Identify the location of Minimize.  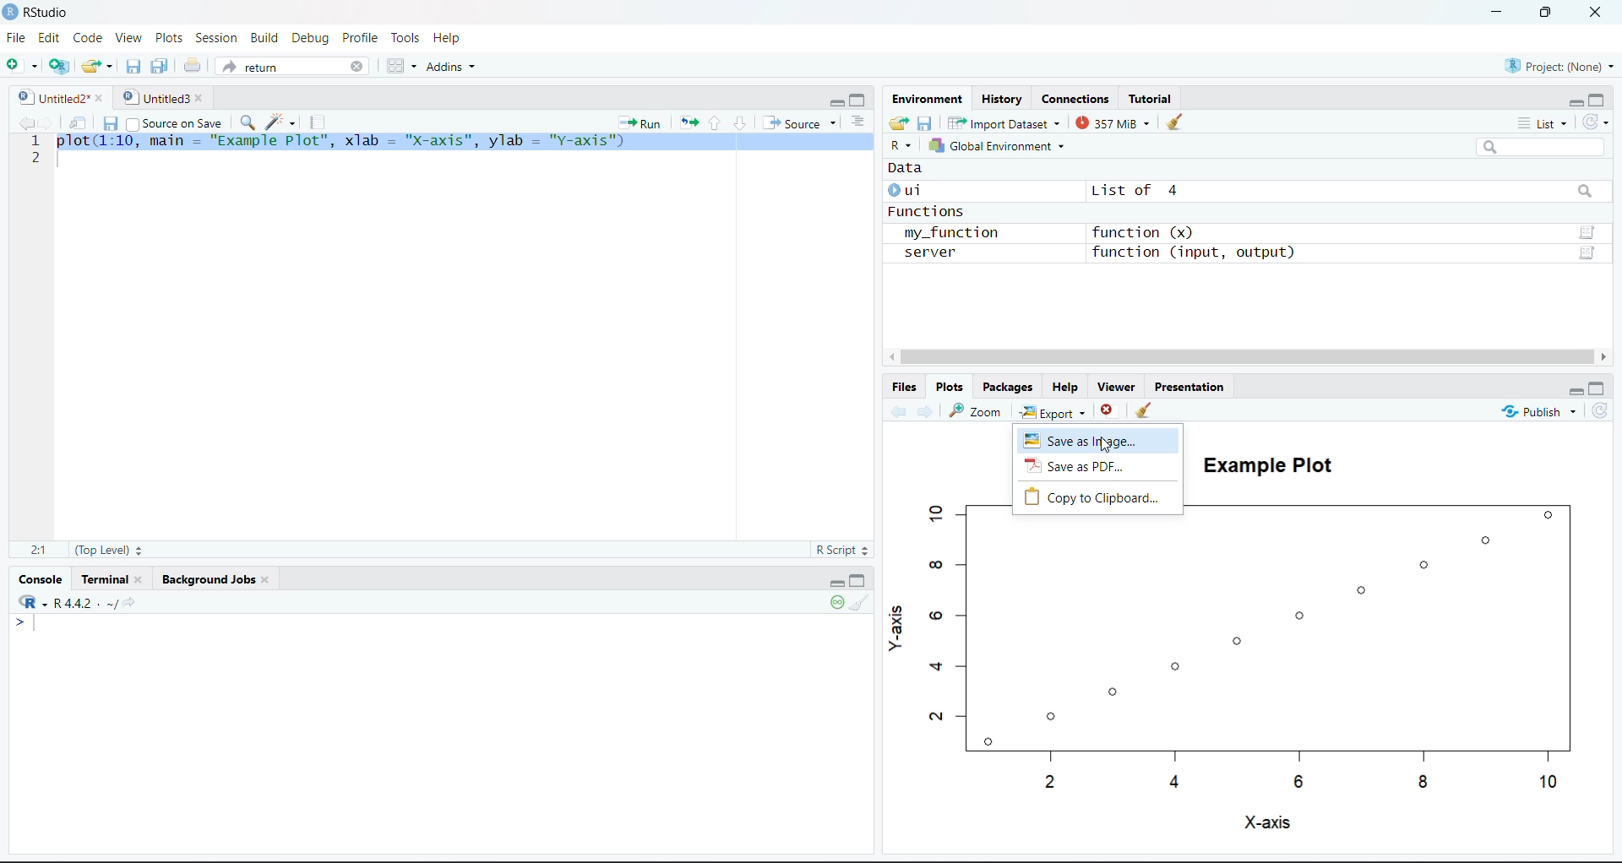
(1575, 391).